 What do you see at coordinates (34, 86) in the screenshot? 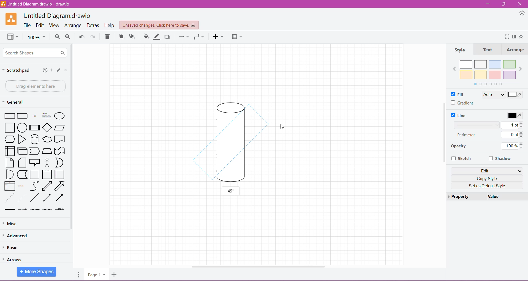
I see `Drag elements here` at bounding box center [34, 86].